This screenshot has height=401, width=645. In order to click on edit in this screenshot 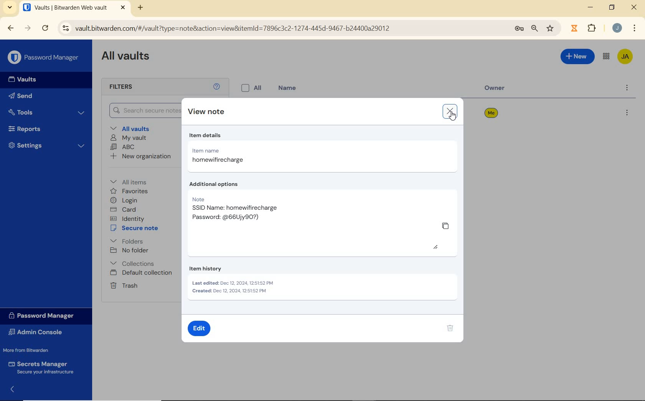, I will do `click(198, 328)`.